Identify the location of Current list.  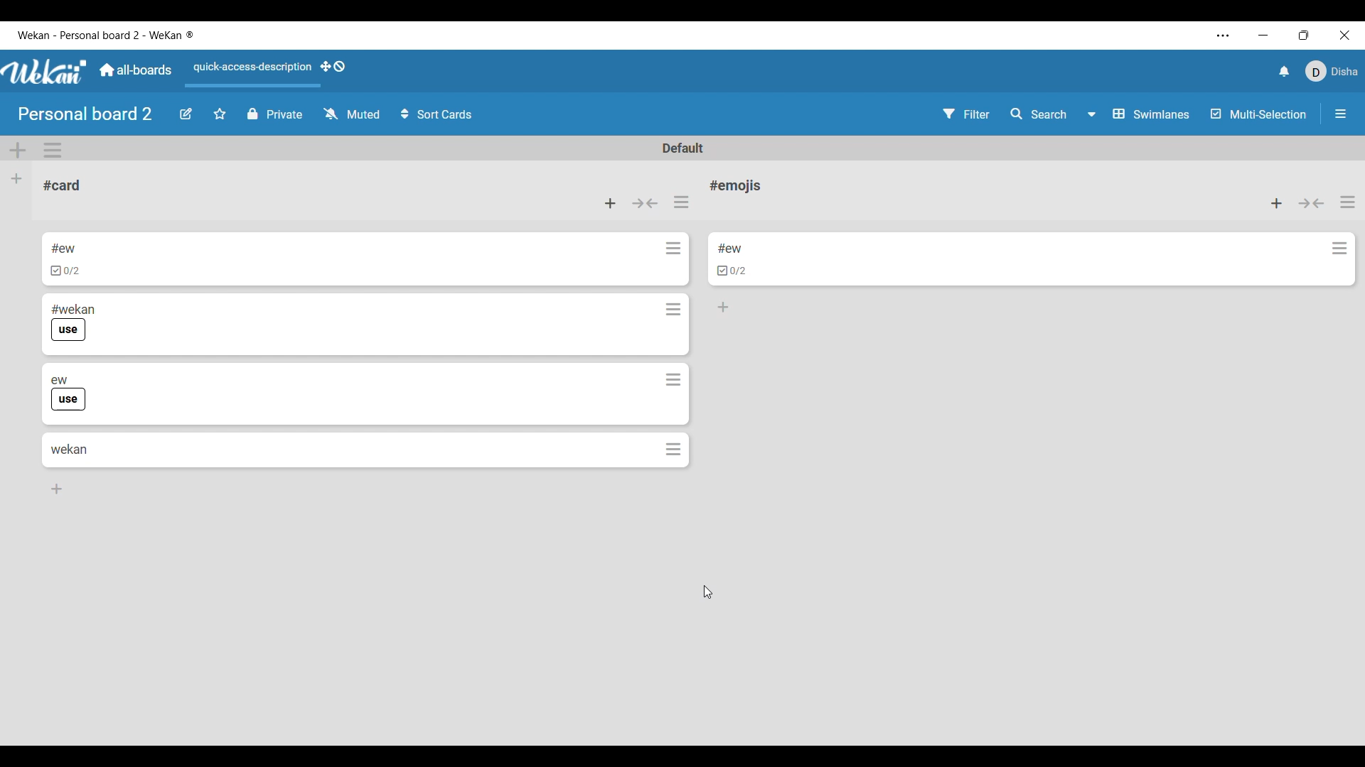
(151, 186).